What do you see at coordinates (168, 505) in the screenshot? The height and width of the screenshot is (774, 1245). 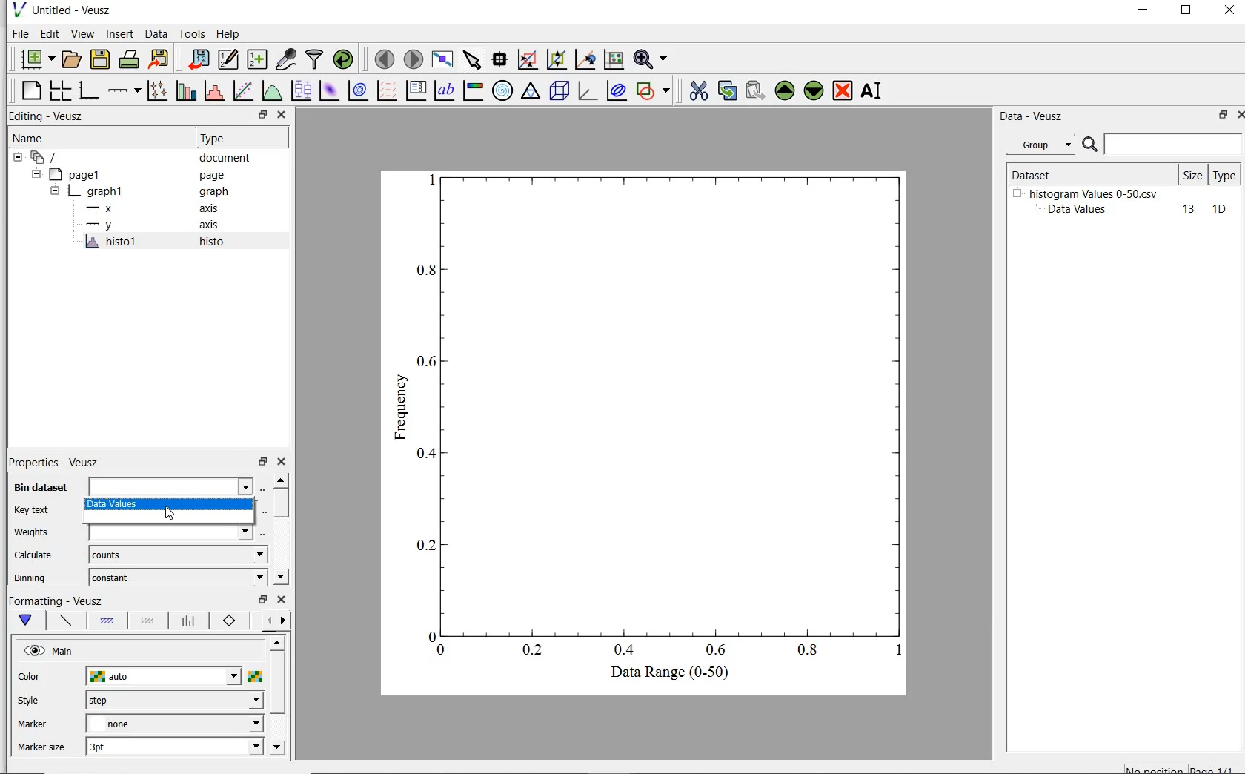 I see `data values` at bounding box center [168, 505].